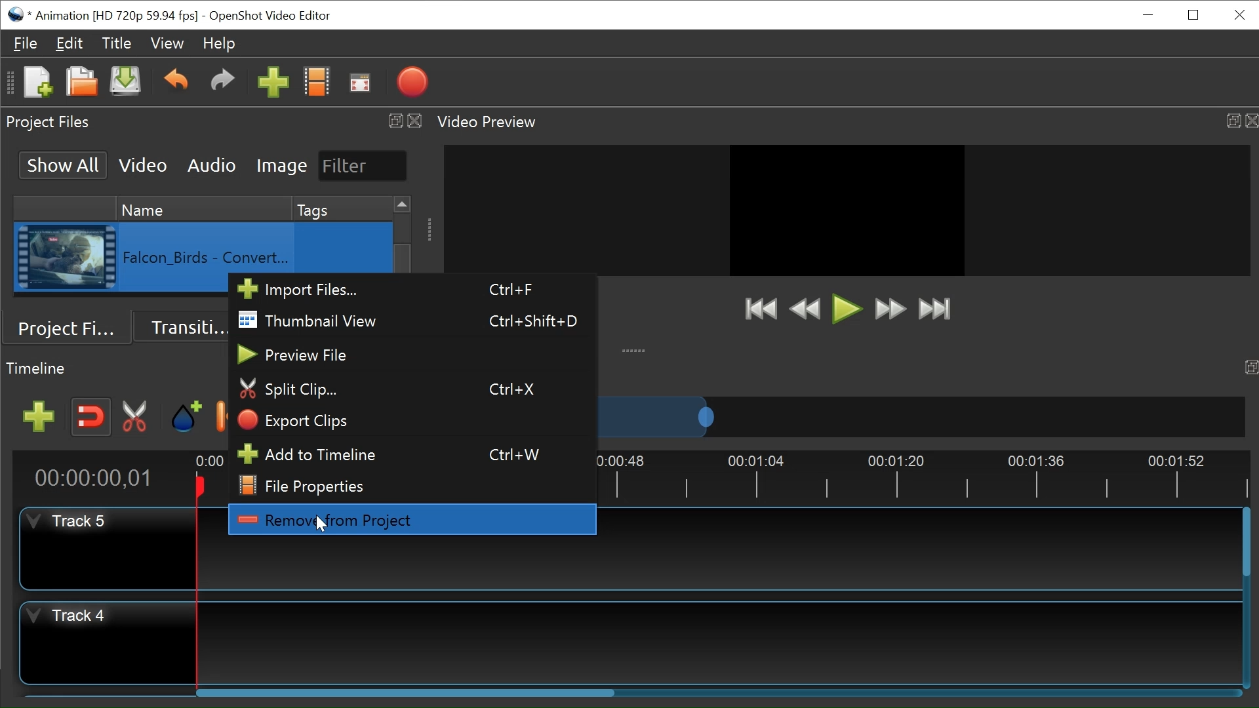  Describe the element at coordinates (82, 83) in the screenshot. I see `Open Project` at that location.